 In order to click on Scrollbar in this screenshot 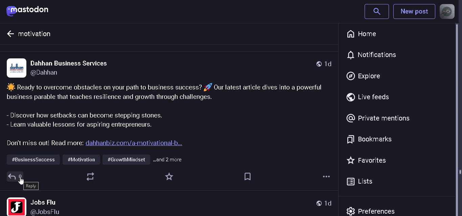, I will do `click(459, 120)`.